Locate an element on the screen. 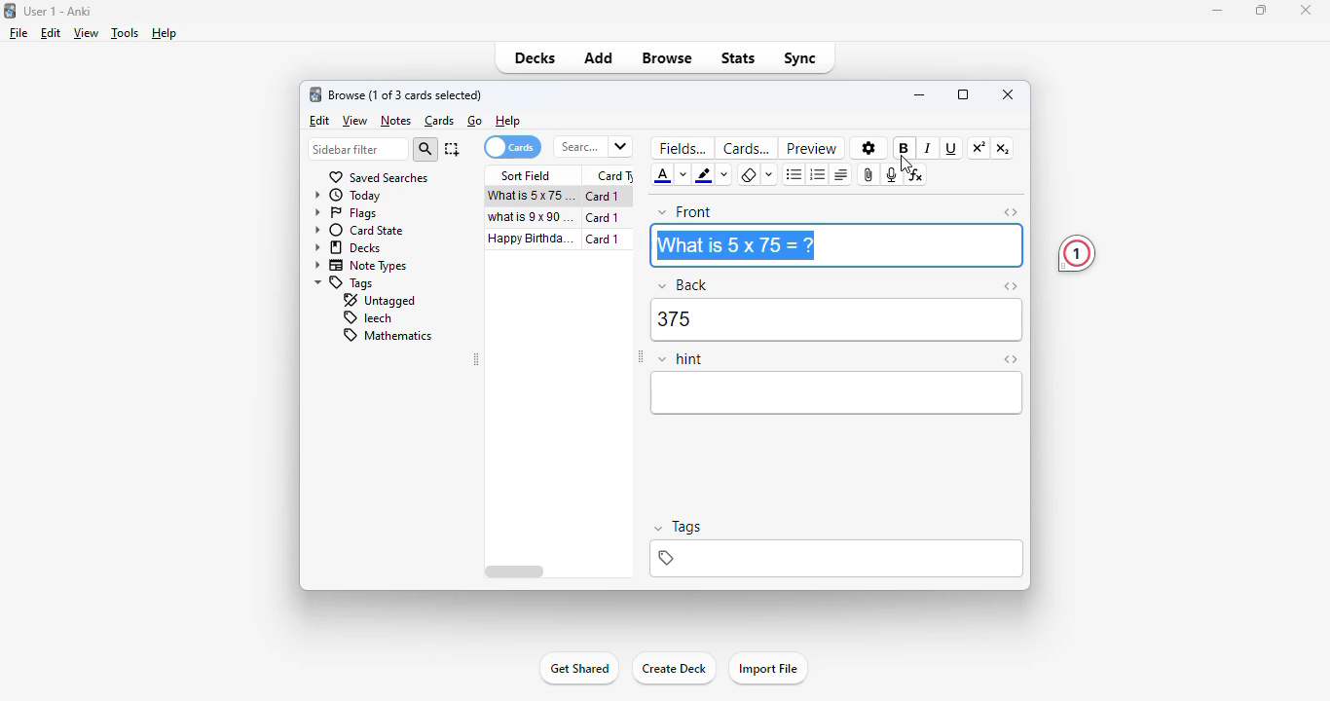  sync is located at coordinates (798, 60).